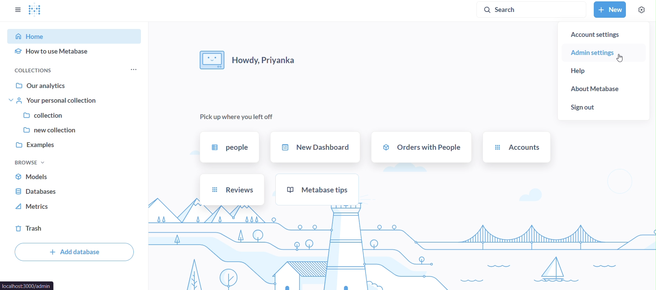 The width and height of the screenshot is (656, 290). I want to click on account settings, so click(603, 35).